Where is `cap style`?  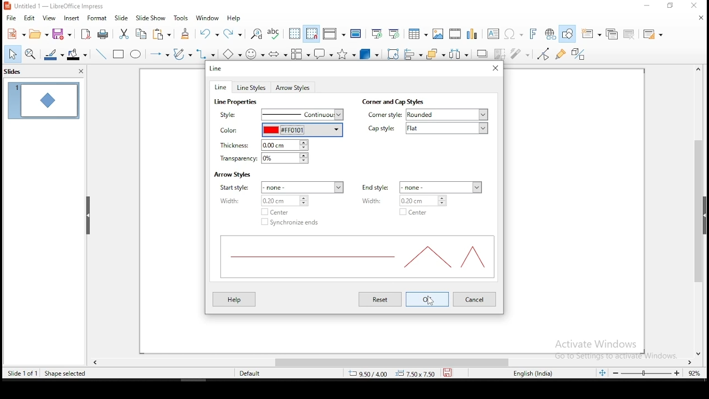 cap style is located at coordinates (384, 129).